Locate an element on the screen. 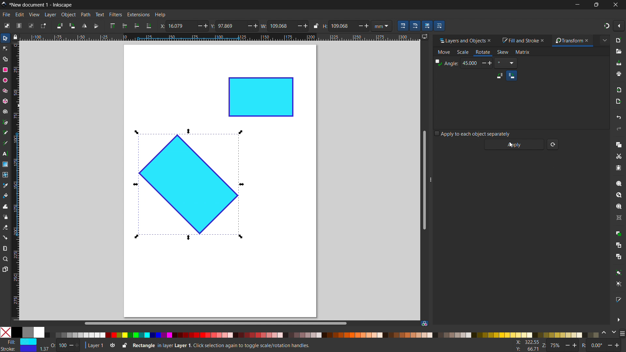 The image size is (626, 352). save is located at coordinates (619, 63).